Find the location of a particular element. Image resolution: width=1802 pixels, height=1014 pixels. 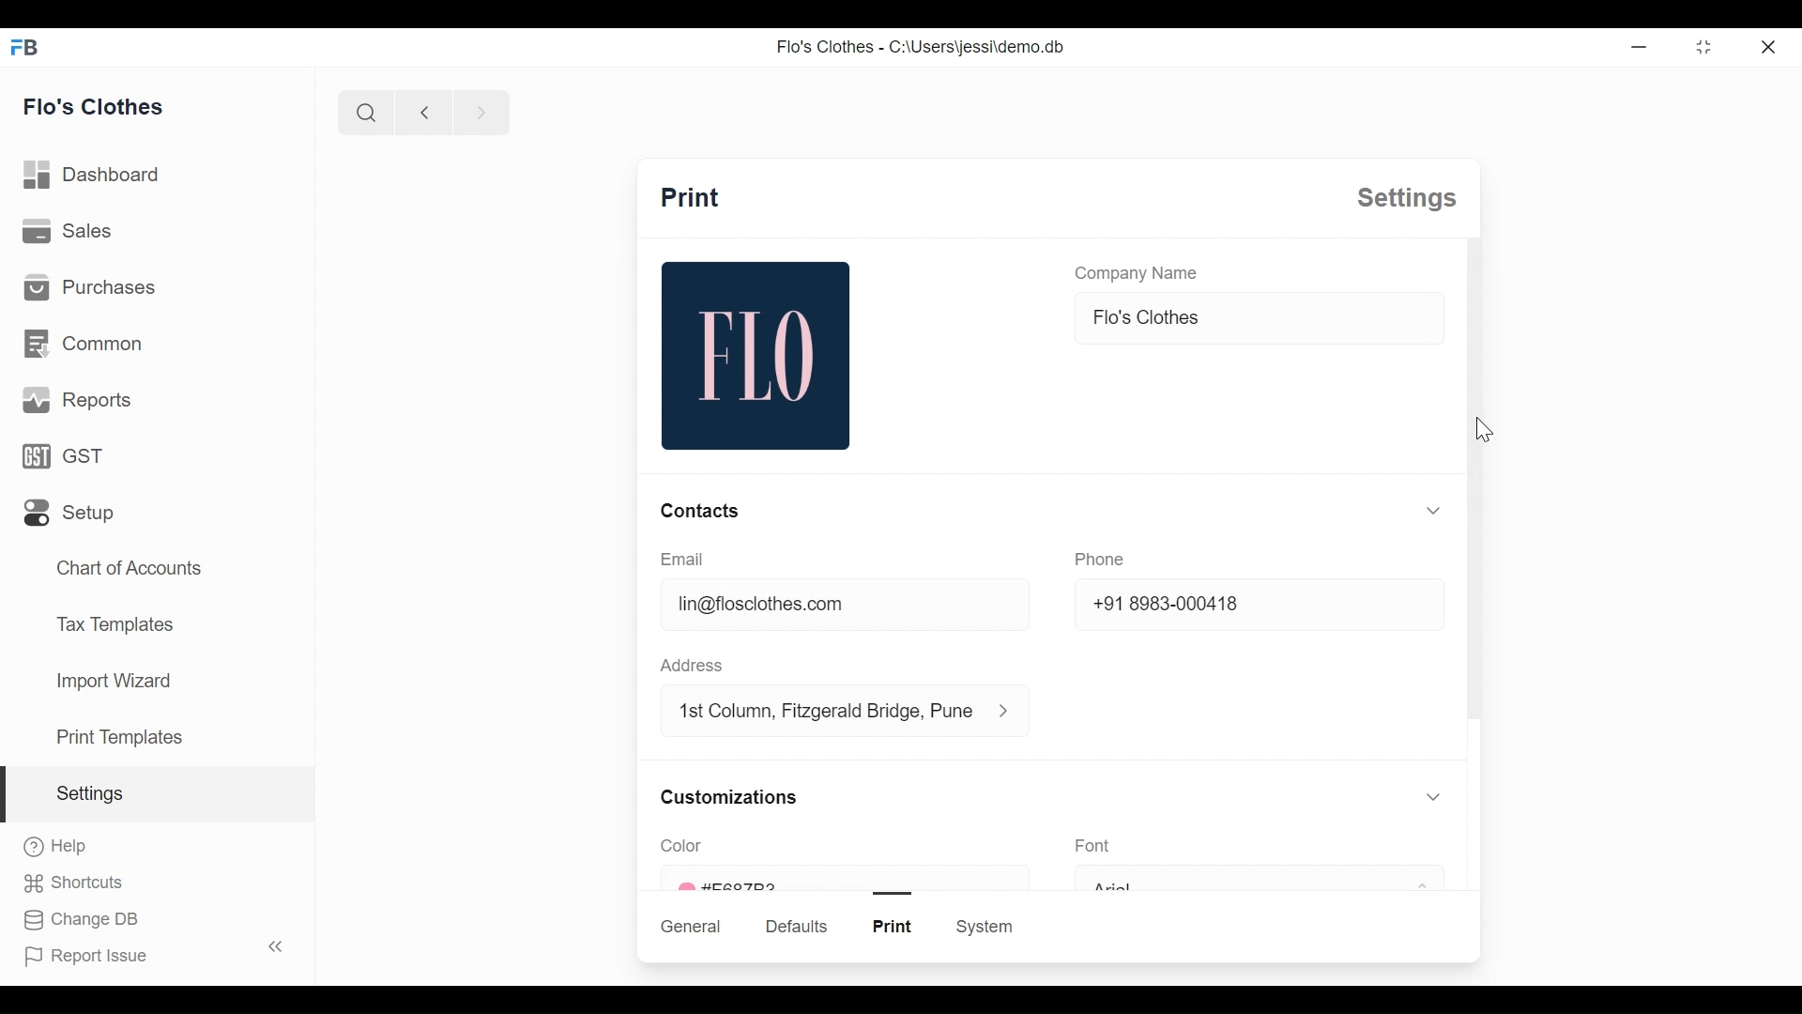

tax templates is located at coordinates (112, 622).